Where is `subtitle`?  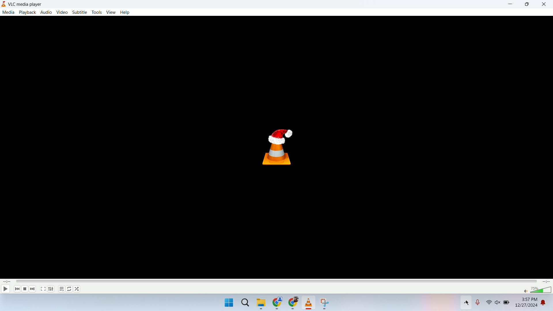
subtitle is located at coordinates (79, 12).